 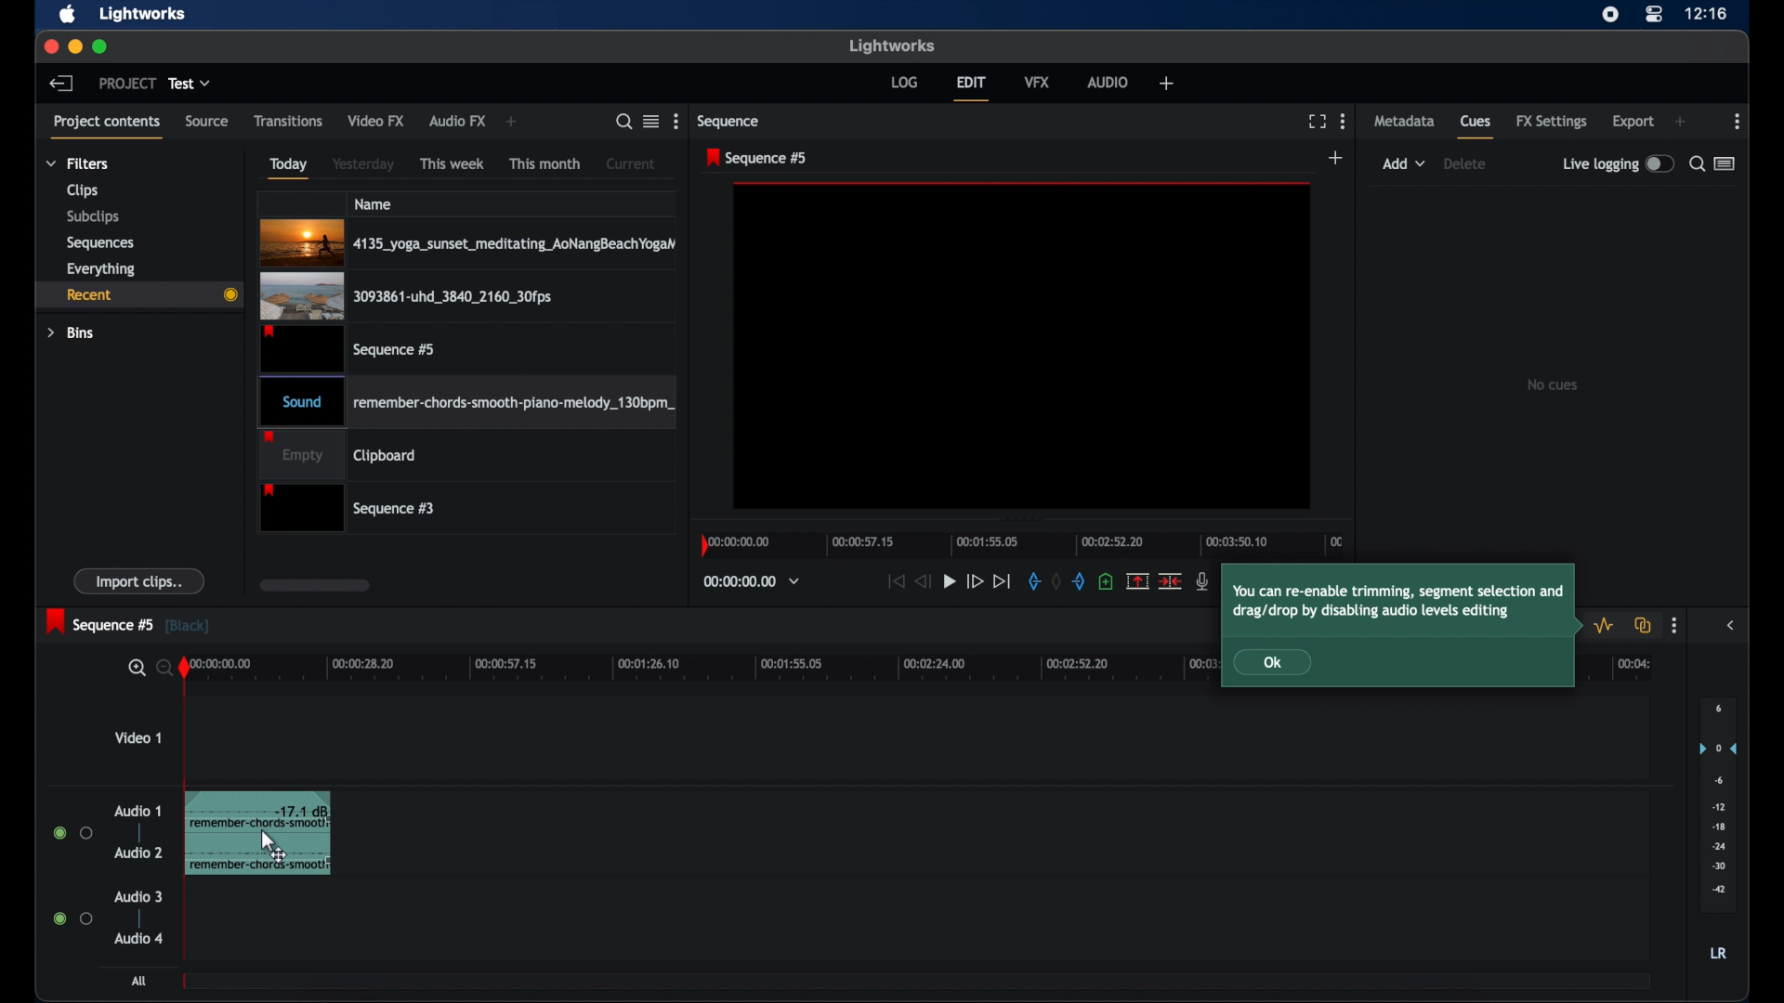 What do you see at coordinates (50, 47) in the screenshot?
I see `close` at bounding box center [50, 47].